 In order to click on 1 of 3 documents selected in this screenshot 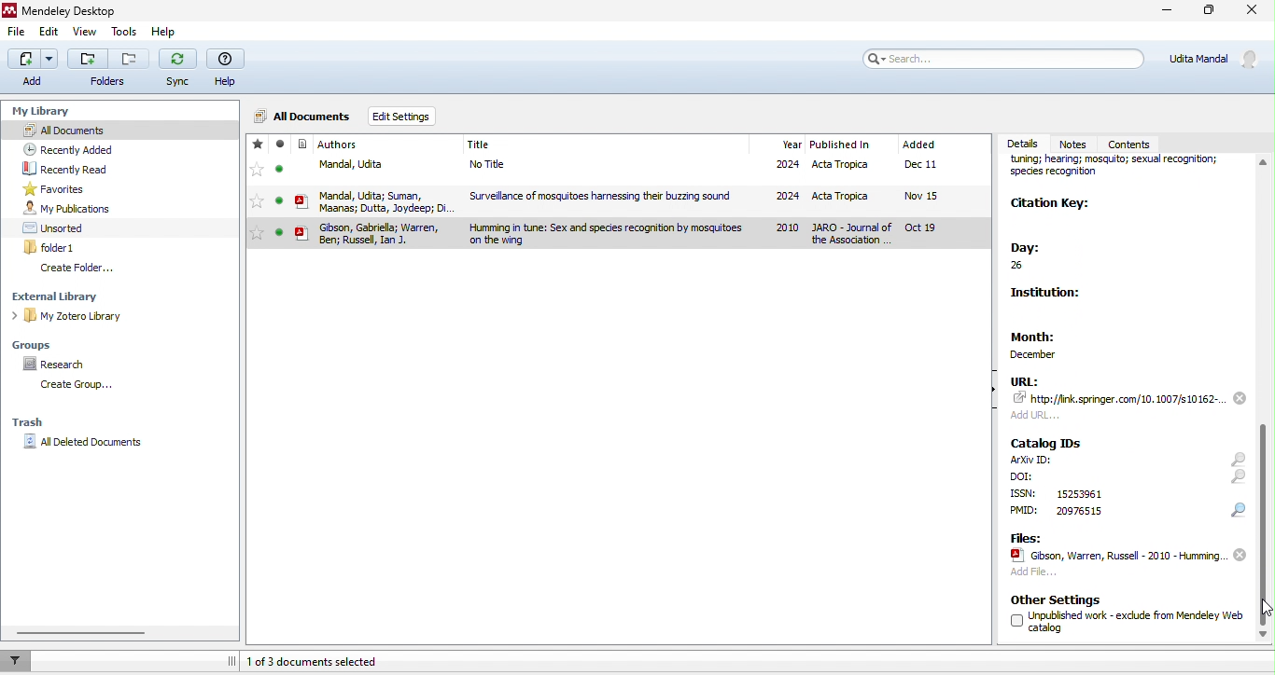, I will do `click(320, 661)`.